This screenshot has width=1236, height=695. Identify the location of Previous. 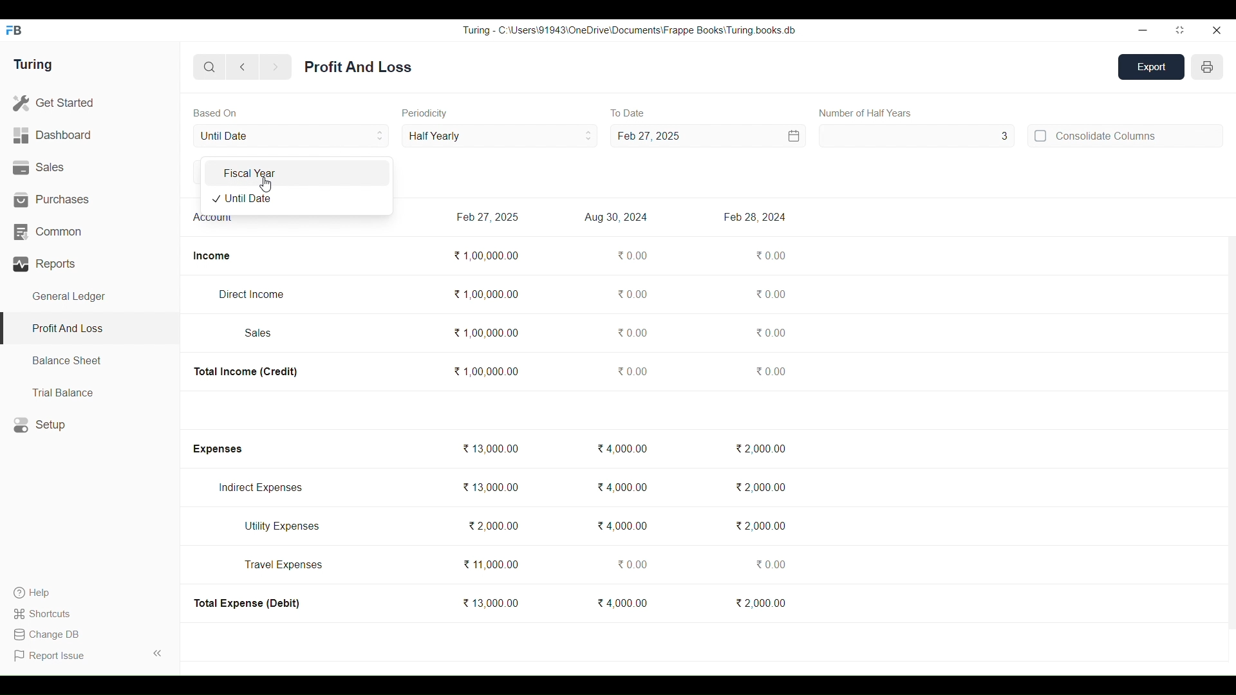
(243, 67).